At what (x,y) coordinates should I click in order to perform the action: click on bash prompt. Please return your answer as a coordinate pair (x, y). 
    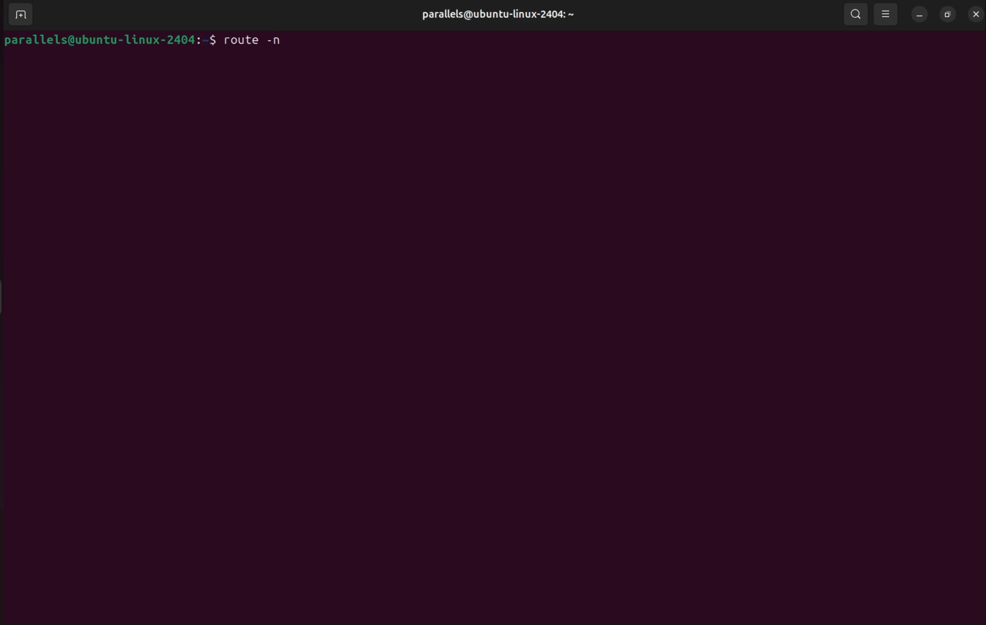
    Looking at the image, I should click on (110, 39).